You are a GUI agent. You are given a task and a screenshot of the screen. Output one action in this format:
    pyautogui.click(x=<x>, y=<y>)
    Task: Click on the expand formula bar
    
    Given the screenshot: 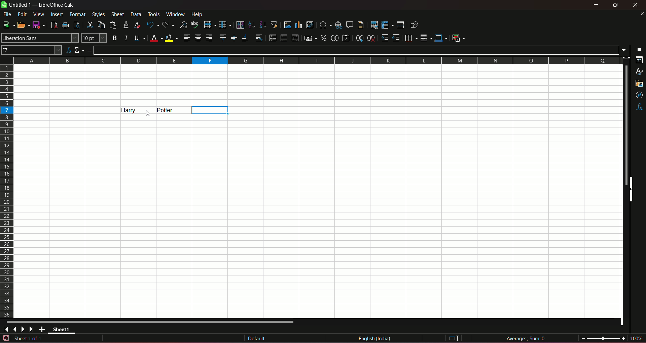 What is the action you would take?
    pyautogui.click(x=625, y=49)
    